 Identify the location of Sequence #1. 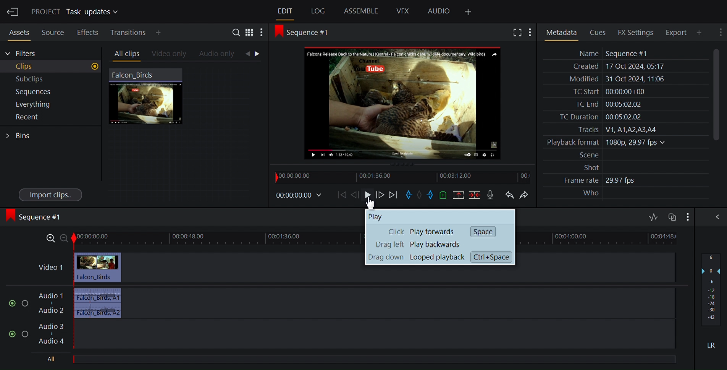
(35, 218).